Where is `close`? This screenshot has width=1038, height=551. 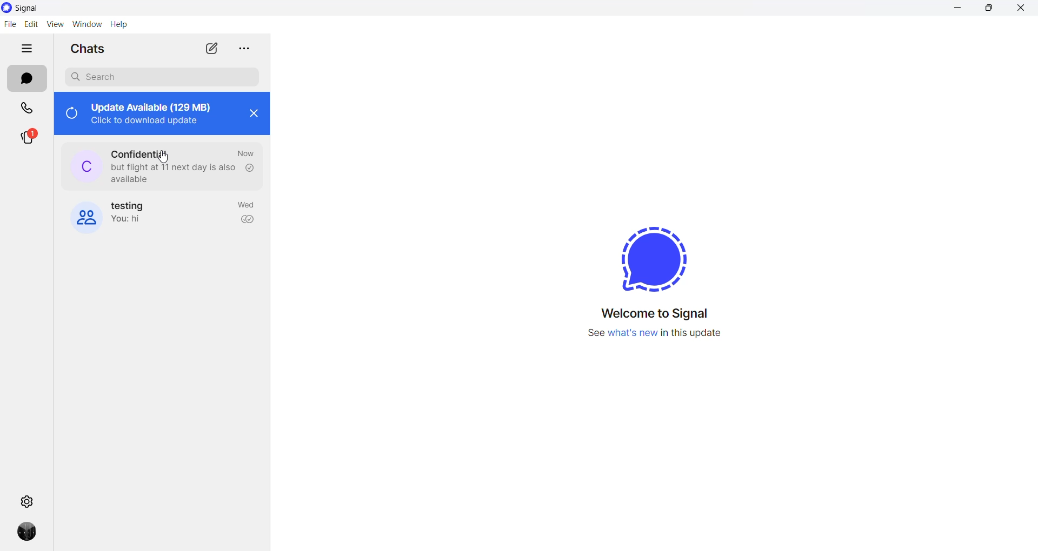 close is located at coordinates (254, 117).